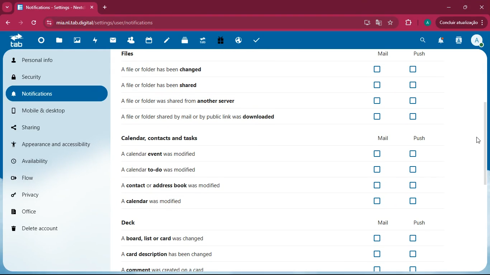 This screenshot has height=275, width=490. What do you see at coordinates (164, 69) in the screenshot?
I see `file changed` at bounding box center [164, 69].